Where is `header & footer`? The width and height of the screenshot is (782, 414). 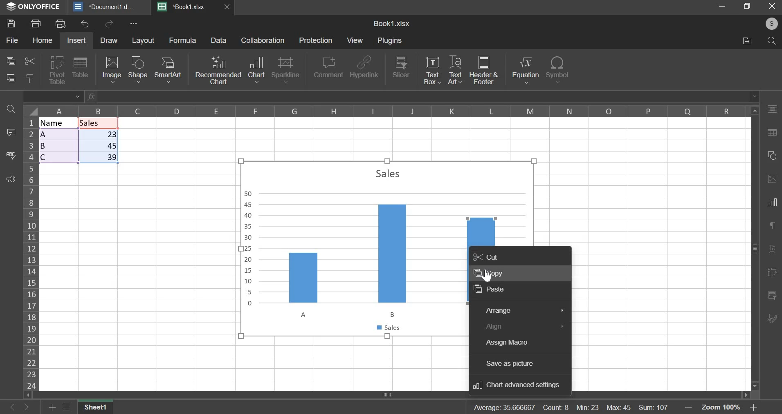
header & footer is located at coordinates (484, 70).